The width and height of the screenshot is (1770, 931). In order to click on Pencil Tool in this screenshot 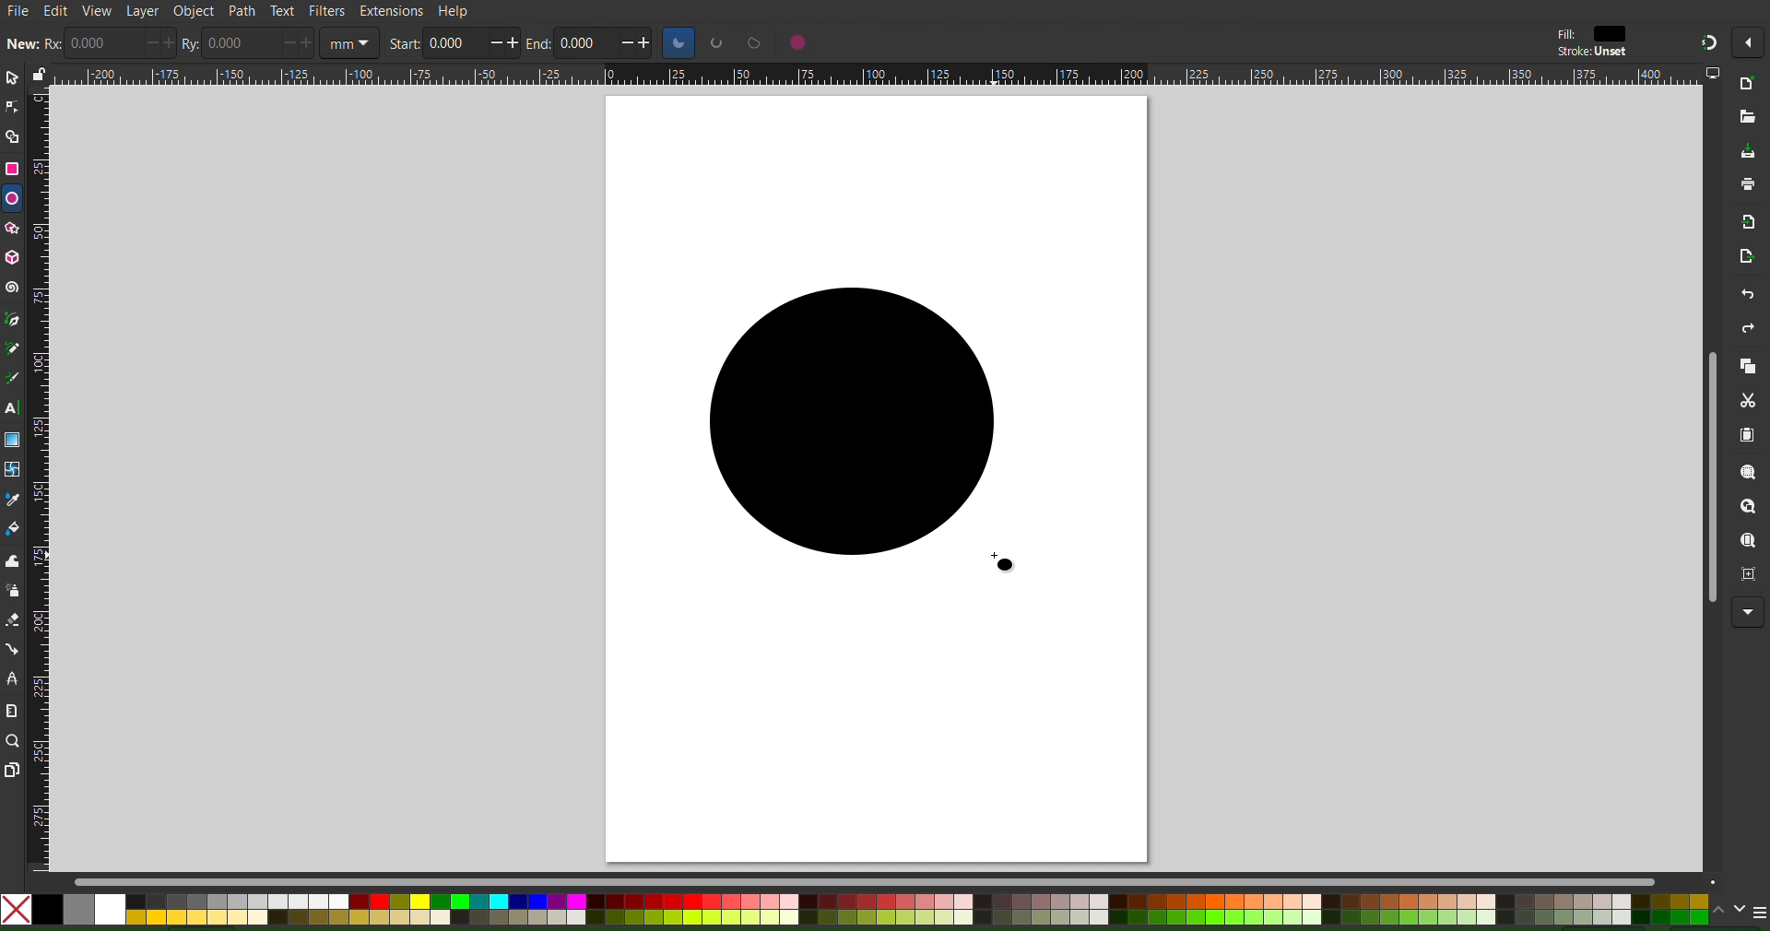, I will do `click(12, 348)`.